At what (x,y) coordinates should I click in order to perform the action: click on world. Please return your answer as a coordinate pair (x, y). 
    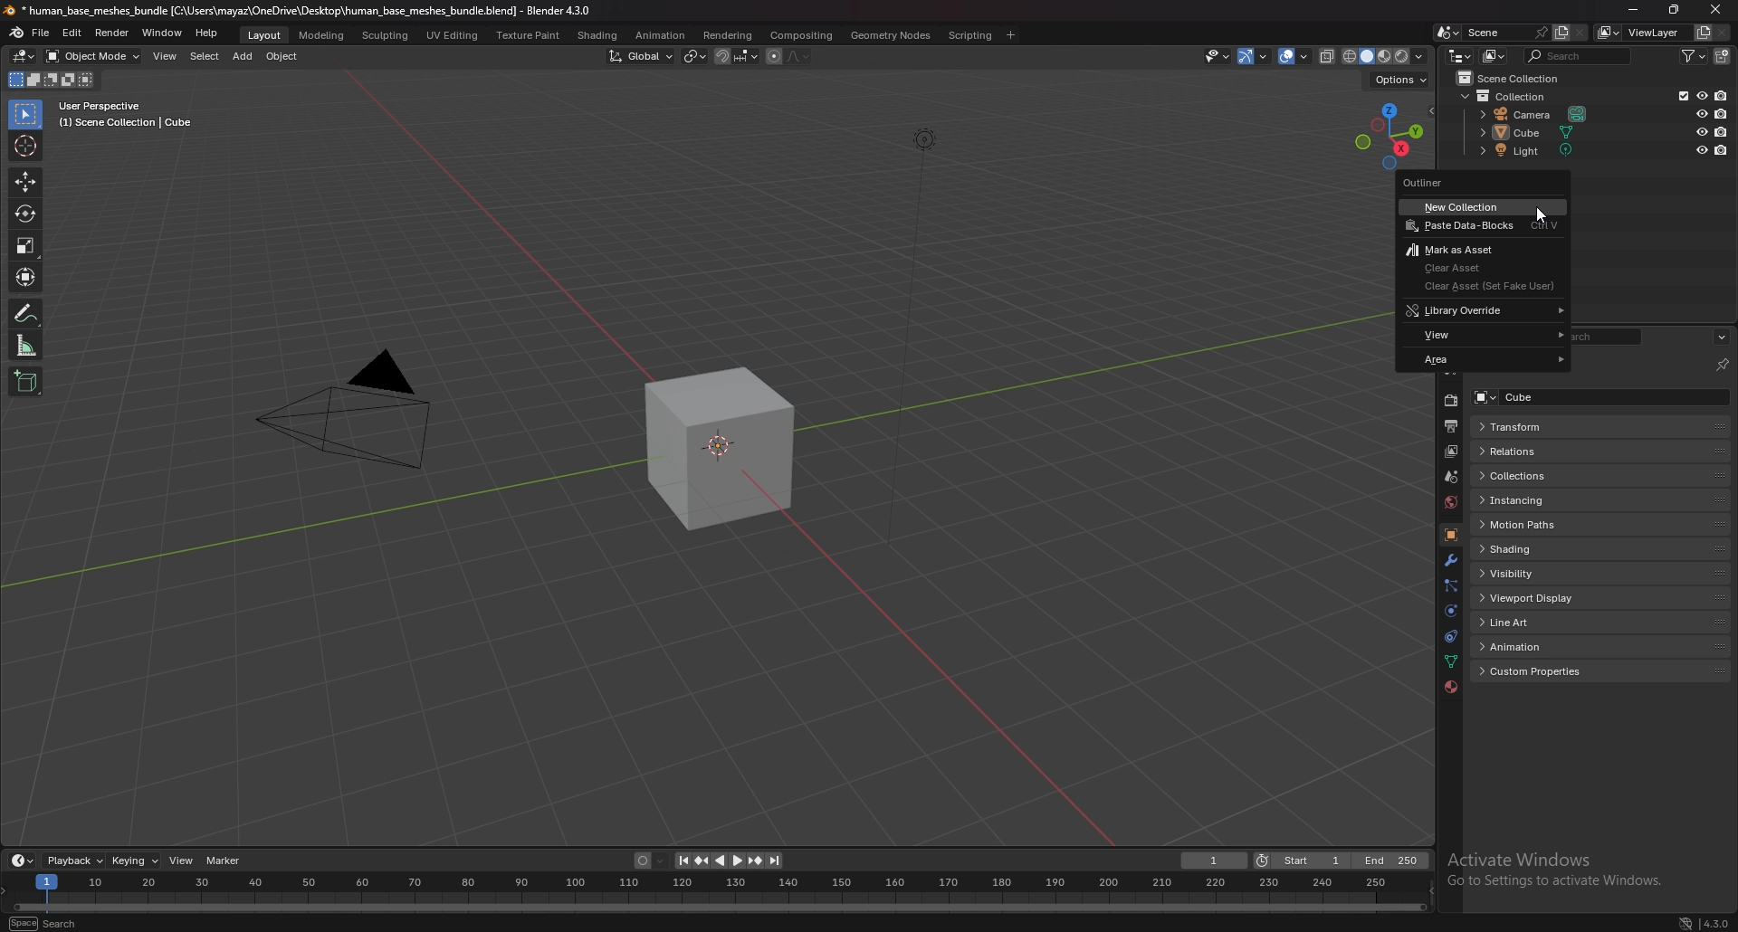
    Looking at the image, I should click on (1450, 502).